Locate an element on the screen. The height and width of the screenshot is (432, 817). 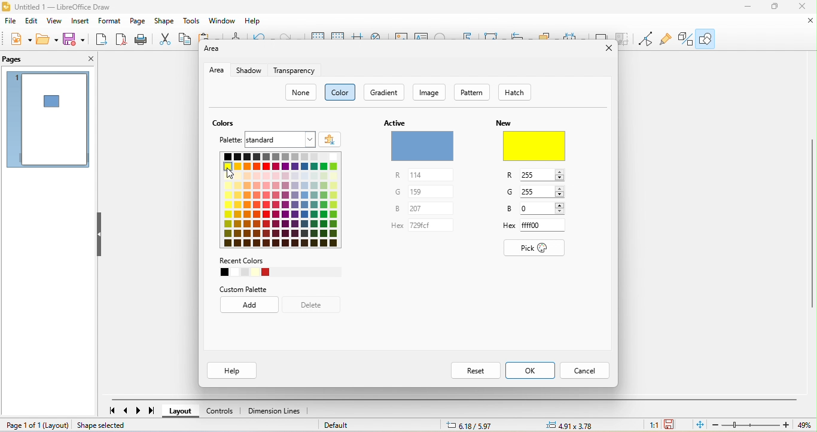
recent colors is located at coordinates (279, 267).